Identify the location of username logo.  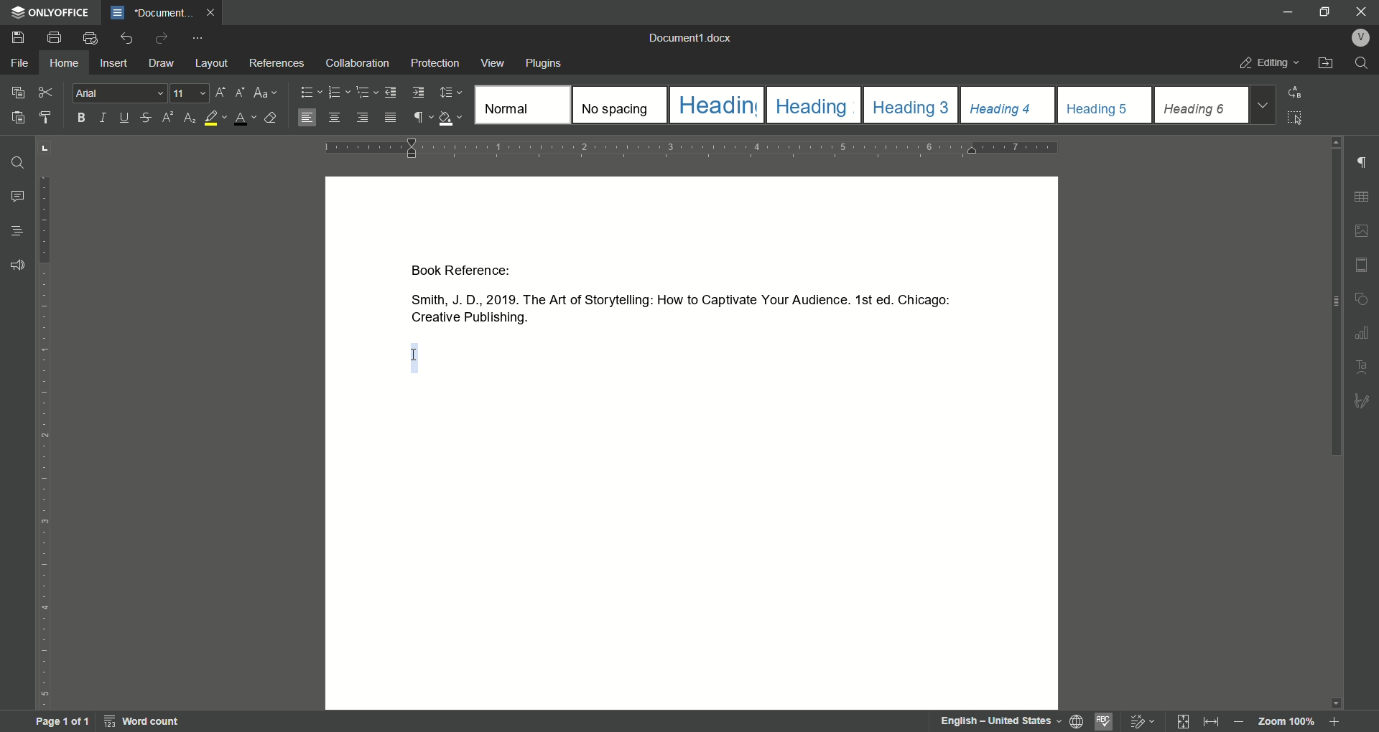
(1360, 37).